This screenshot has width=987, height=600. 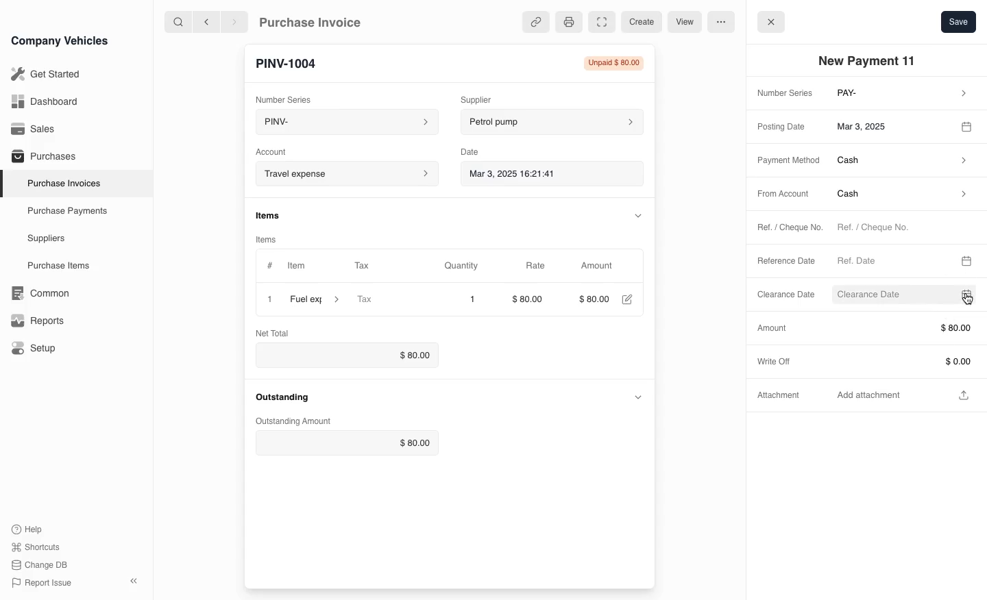 What do you see at coordinates (179, 21) in the screenshot?
I see `search` at bounding box center [179, 21].